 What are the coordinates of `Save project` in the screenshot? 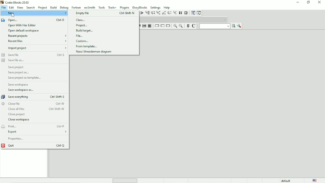 It's located at (17, 67).